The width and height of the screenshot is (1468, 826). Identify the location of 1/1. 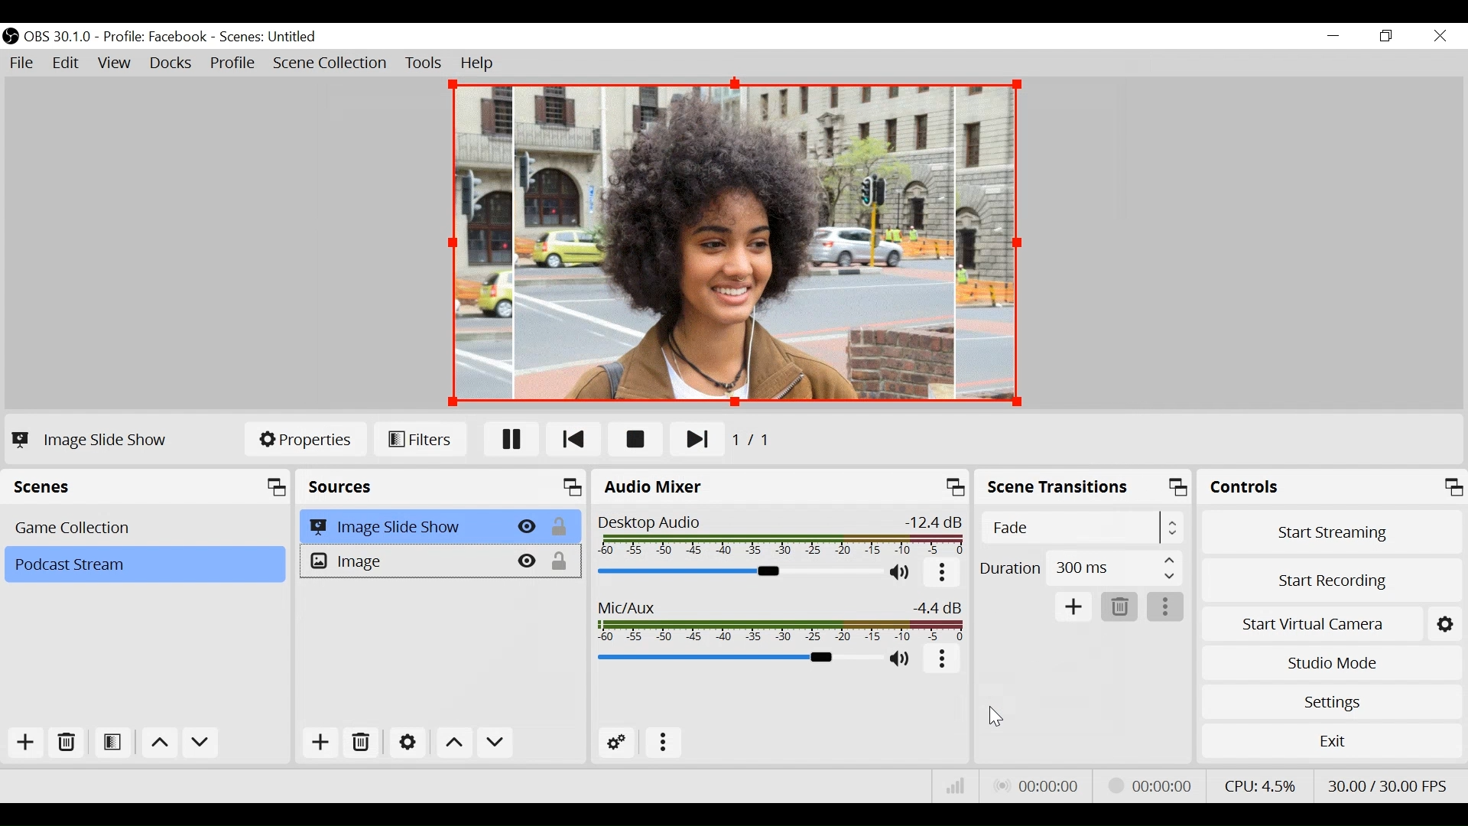
(757, 441).